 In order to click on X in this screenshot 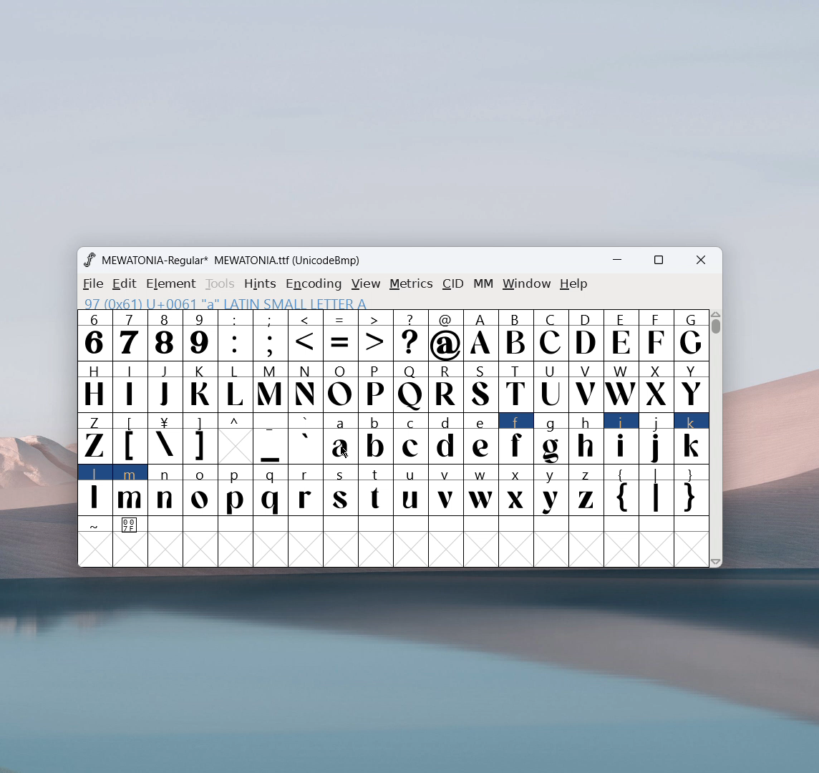, I will do `click(656, 386)`.